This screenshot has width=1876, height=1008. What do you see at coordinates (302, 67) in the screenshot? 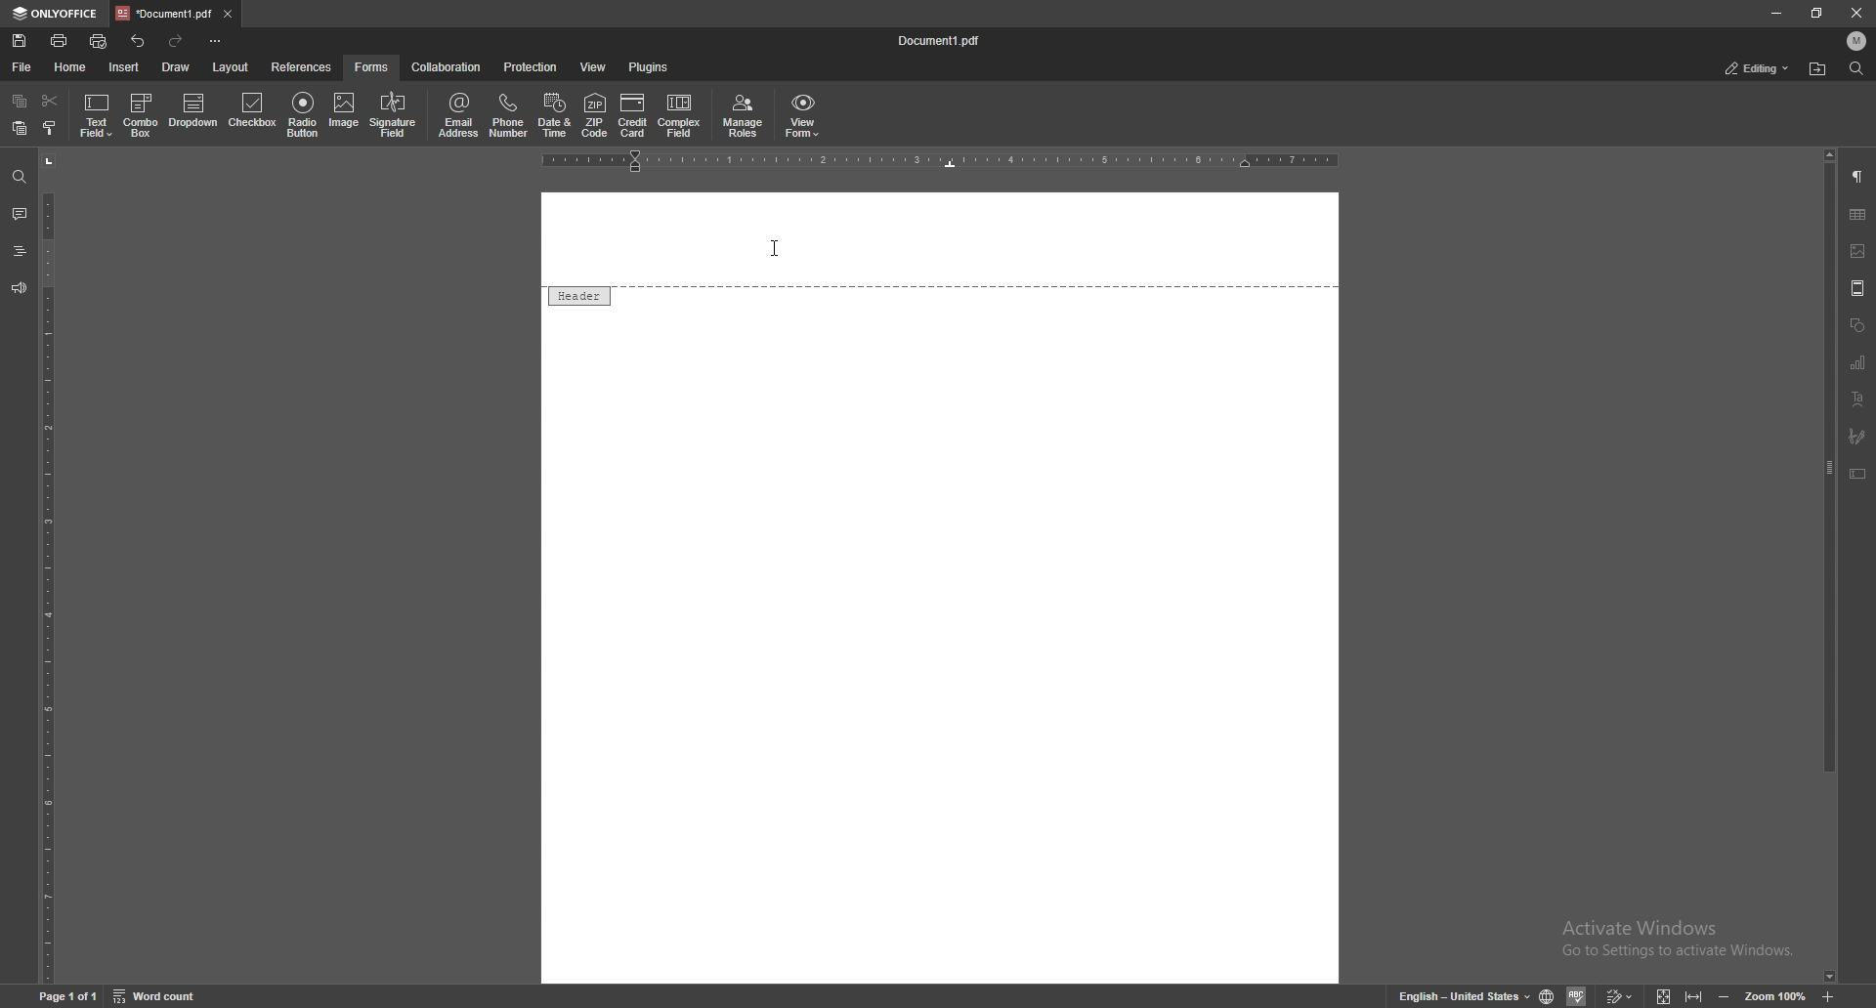
I see `references` at bounding box center [302, 67].